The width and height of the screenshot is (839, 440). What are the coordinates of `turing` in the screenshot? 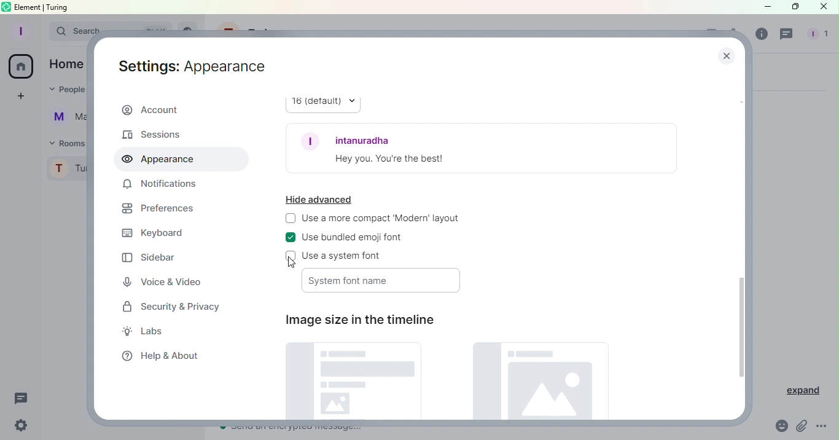 It's located at (60, 7).